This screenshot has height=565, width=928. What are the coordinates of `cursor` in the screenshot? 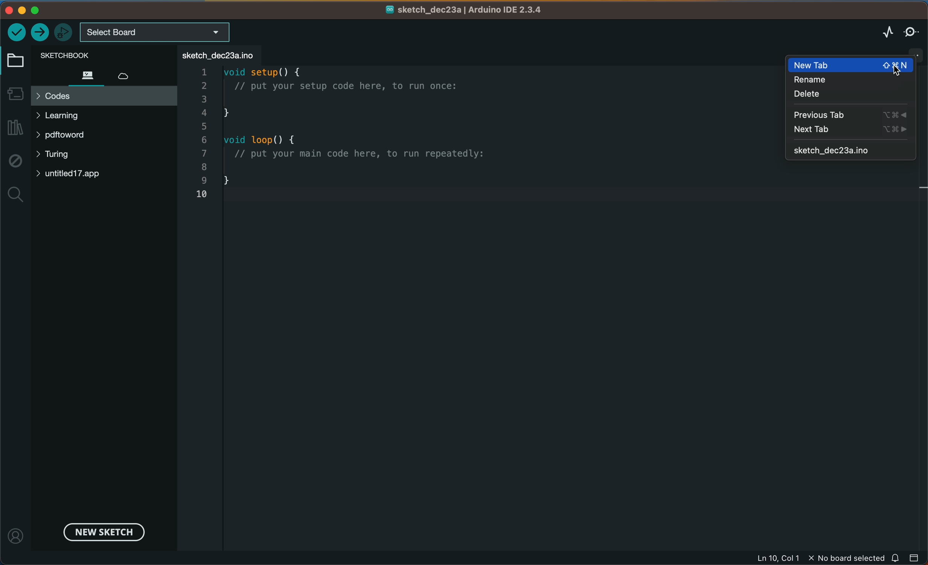 It's located at (891, 69).